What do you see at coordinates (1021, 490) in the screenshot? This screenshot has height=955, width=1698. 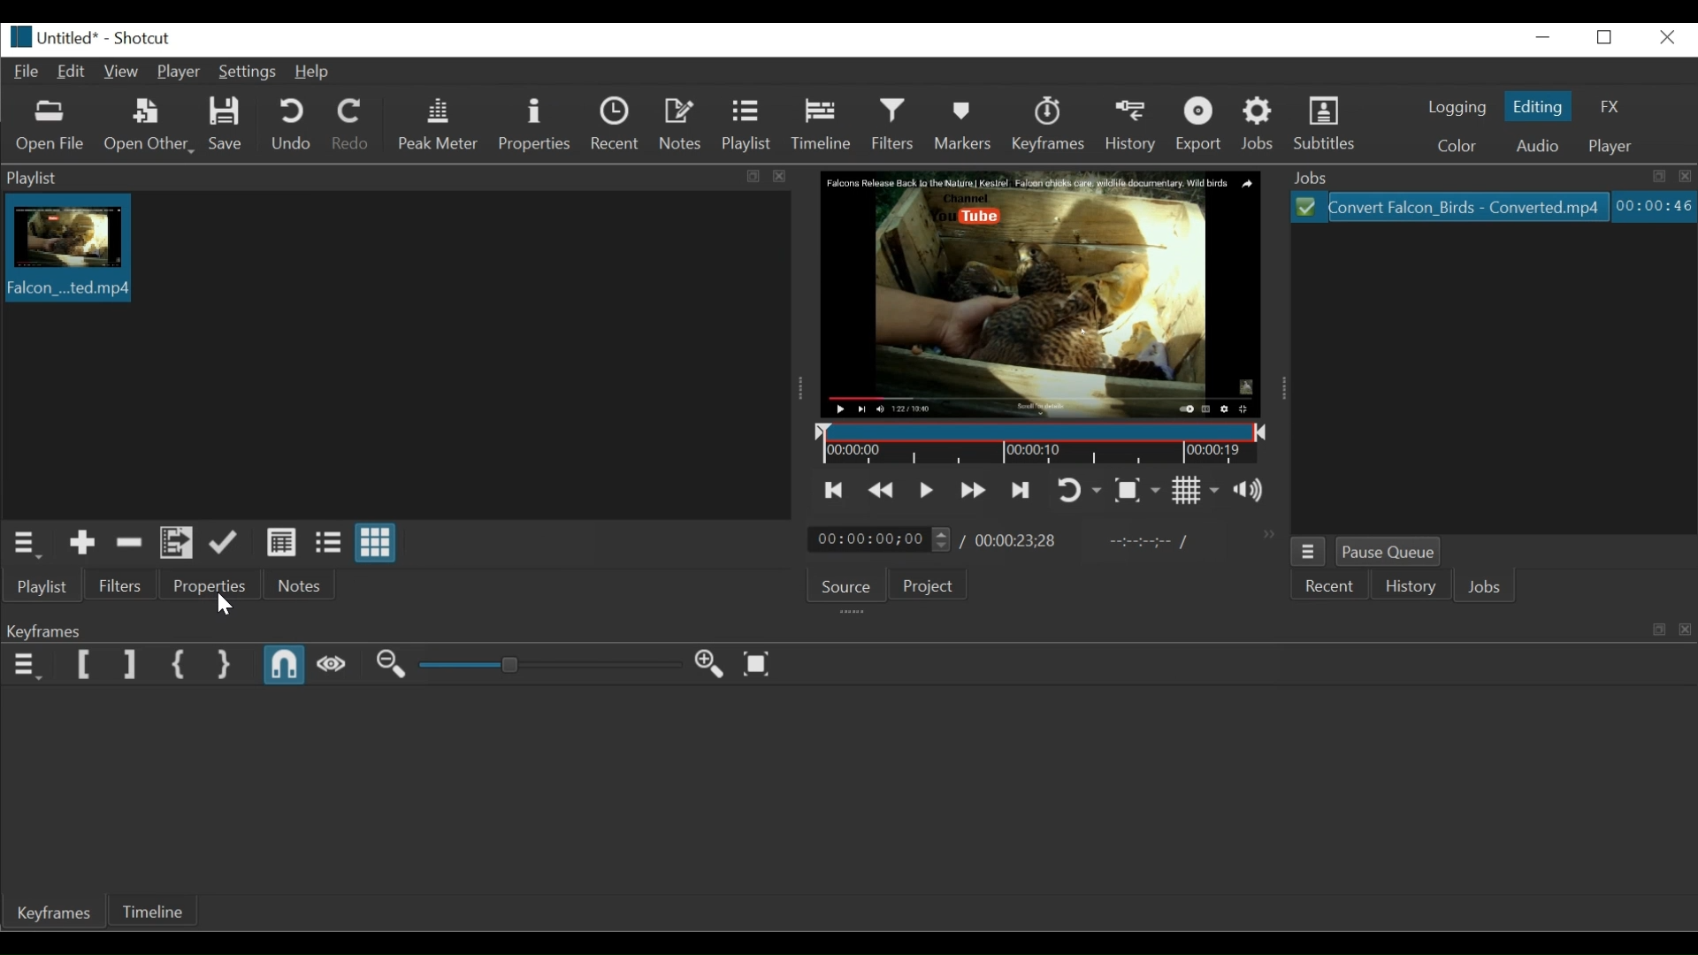 I see `Skip to the next point` at bounding box center [1021, 490].